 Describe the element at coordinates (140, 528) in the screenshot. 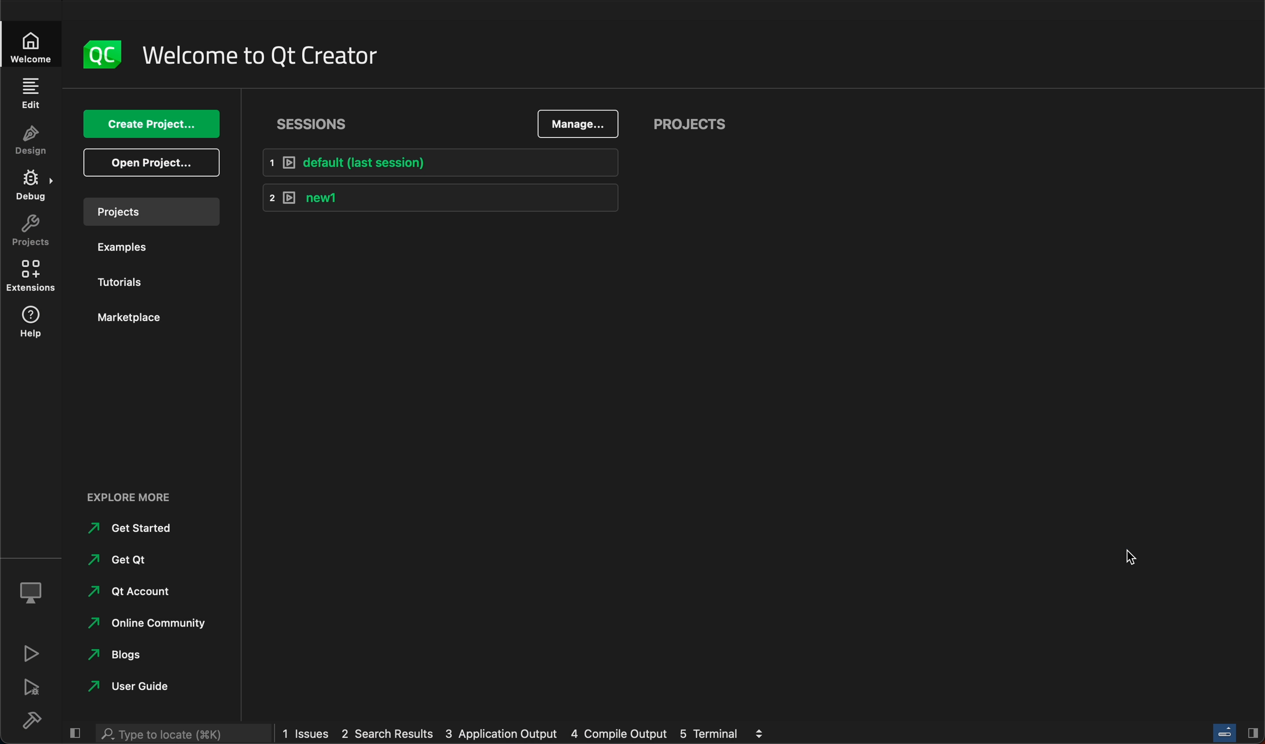

I see `get started` at that location.